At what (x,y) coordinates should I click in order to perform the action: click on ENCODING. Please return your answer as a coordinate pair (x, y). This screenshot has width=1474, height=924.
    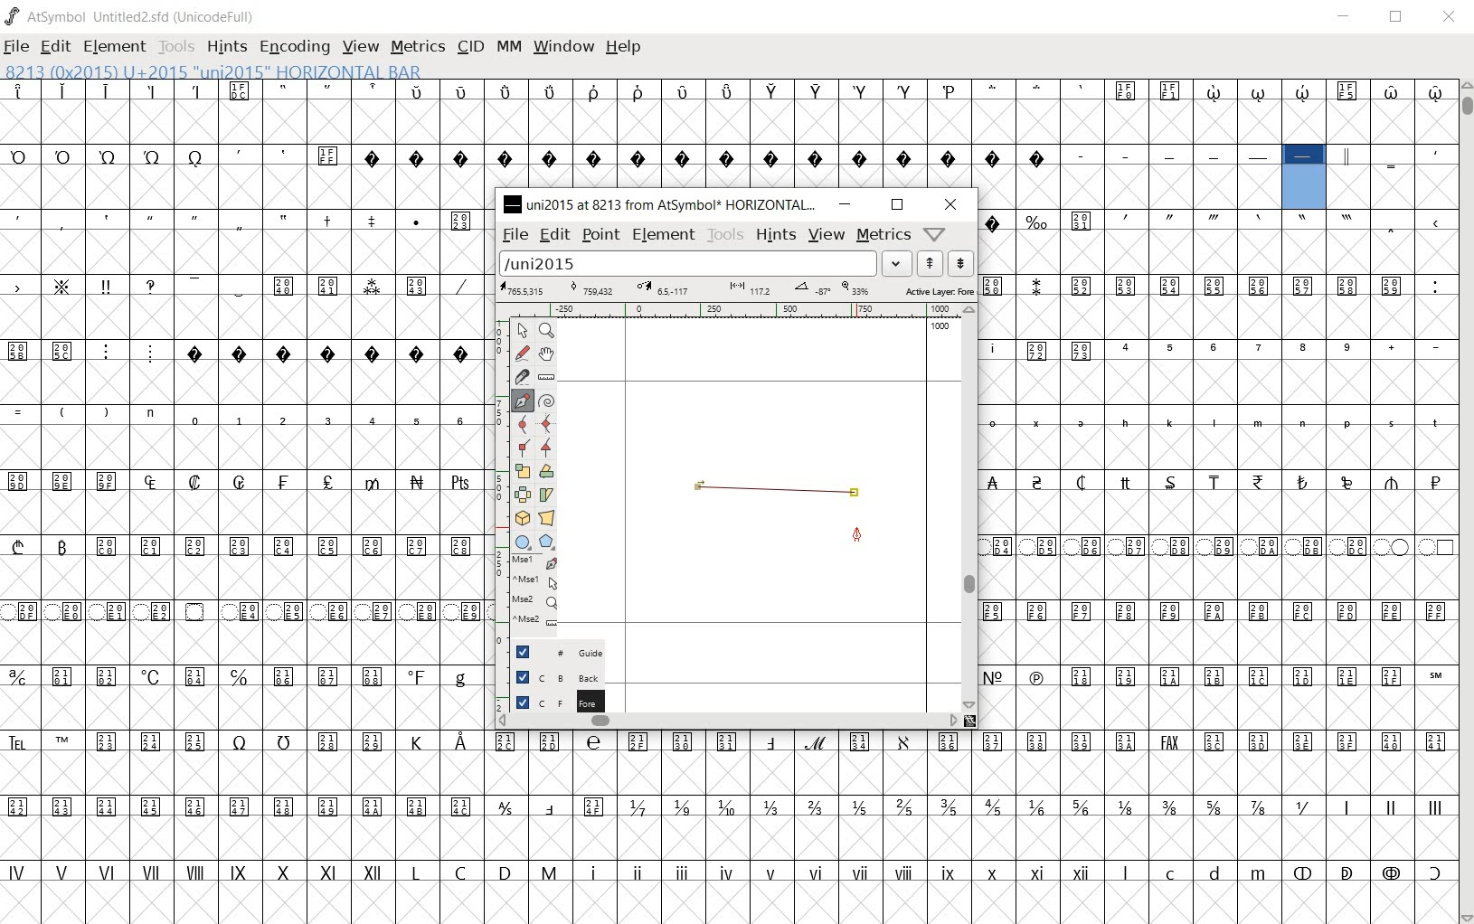
    Looking at the image, I should click on (295, 47).